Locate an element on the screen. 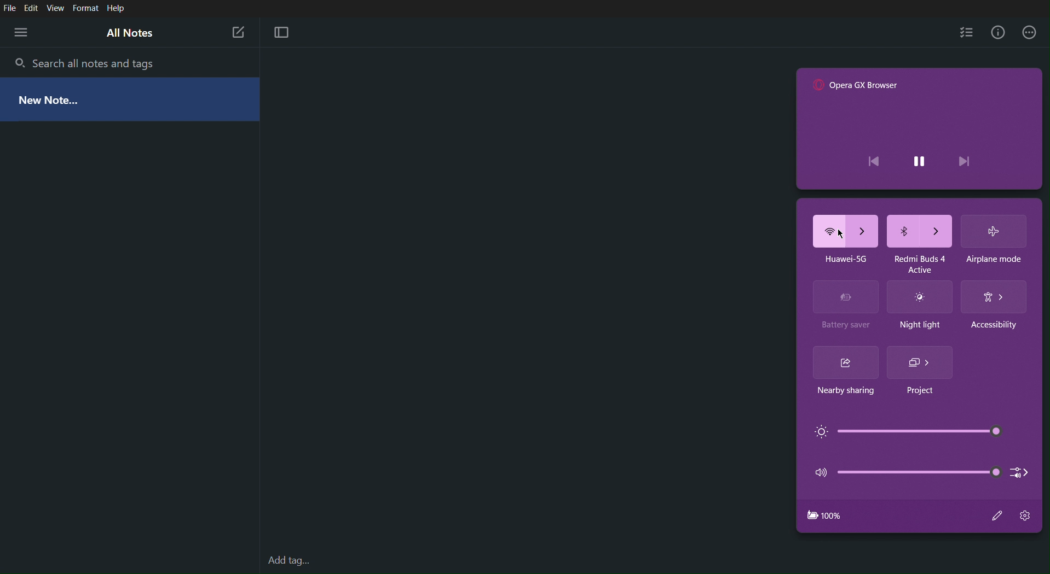  Nearby sharing is located at coordinates (839, 394).